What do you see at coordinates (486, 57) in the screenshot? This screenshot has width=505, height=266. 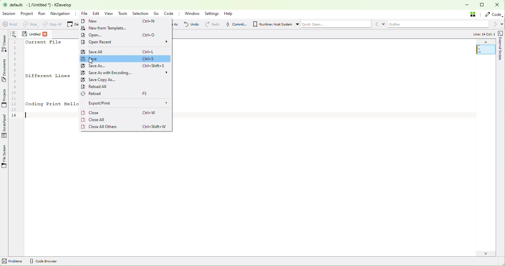 I see `Mini code map` at bounding box center [486, 57].